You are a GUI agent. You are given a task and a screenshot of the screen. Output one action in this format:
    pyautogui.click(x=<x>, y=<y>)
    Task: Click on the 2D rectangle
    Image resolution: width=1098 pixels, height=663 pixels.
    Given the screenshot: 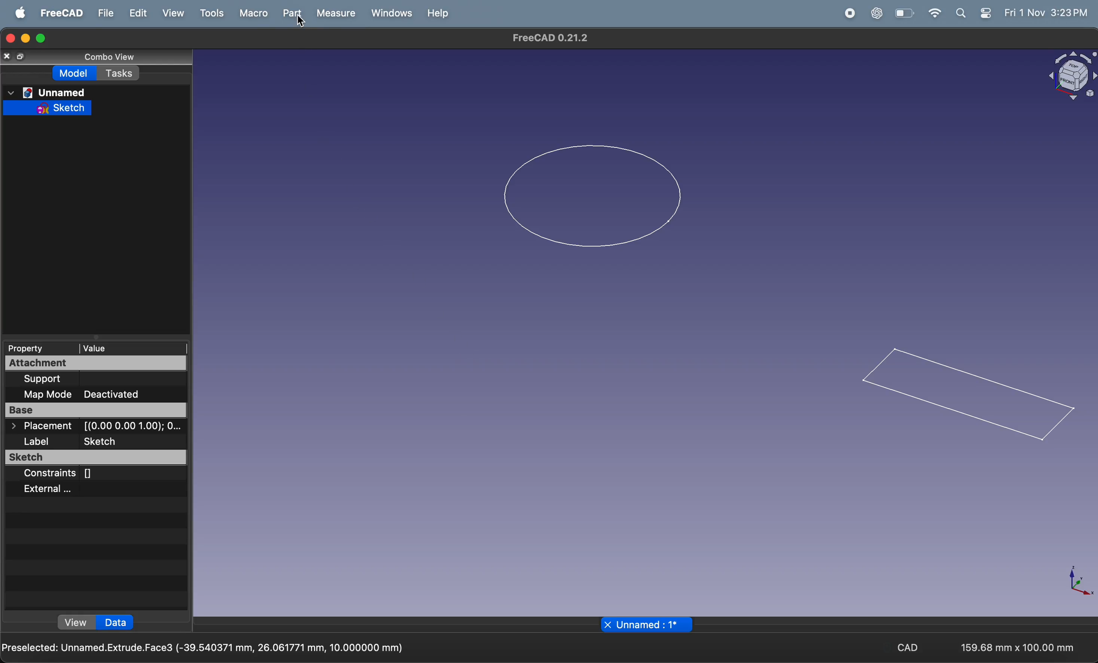 What is the action you would take?
    pyautogui.click(x=968, y=397)
    